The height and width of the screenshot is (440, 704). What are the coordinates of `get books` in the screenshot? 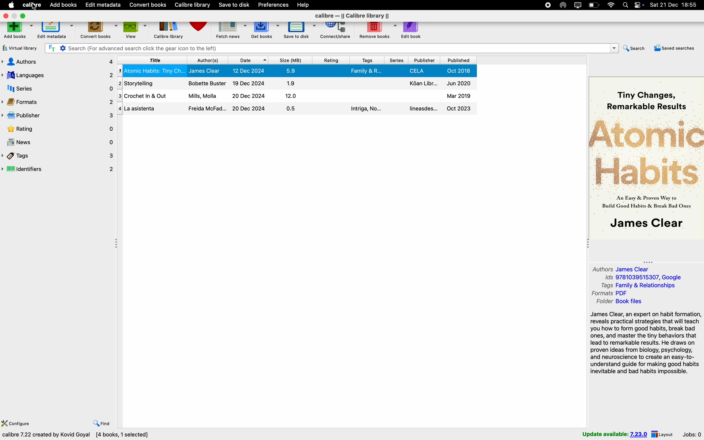 It's located at (265, 31).